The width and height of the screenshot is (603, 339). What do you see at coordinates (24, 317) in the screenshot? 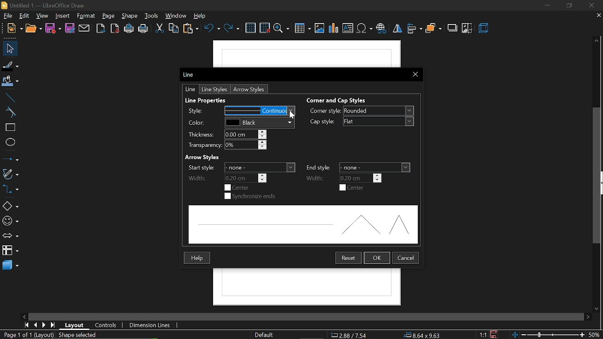
I see `move left` at bounding box center [24, 317].